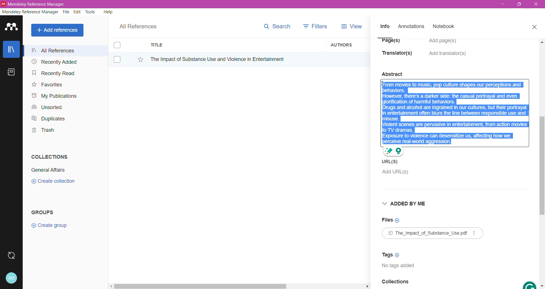 Image resolution: width=545 pixels, height=289 pixels. I want to click on Collections, so click(48, 156).